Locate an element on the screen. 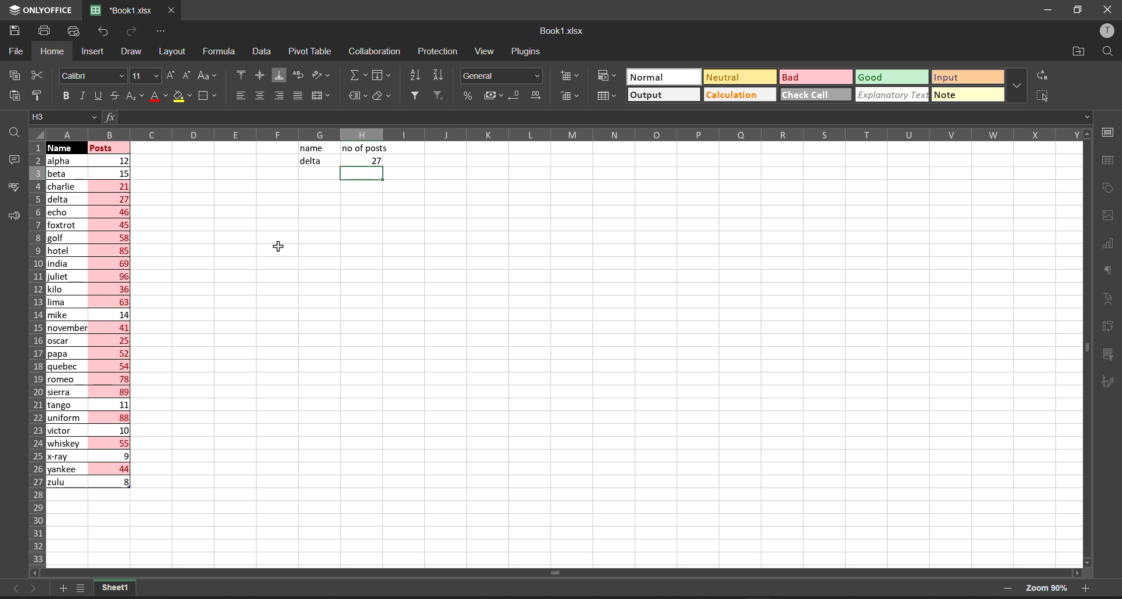 This screenshot has width=1122, height=599. align bottom is located at coordinates (279, 75).